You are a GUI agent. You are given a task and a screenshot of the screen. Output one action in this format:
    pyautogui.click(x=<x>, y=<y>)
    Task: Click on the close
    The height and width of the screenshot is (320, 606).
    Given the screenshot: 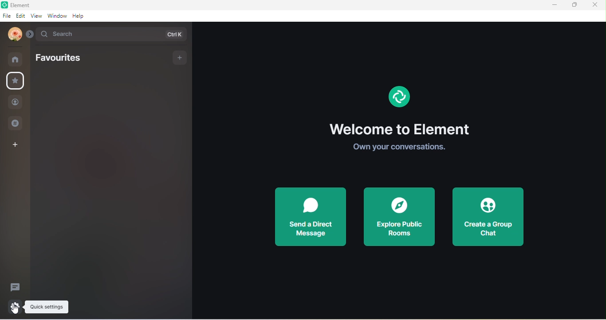 What is the action you would take?
    pyautogui.click(x=595, y=5)
    